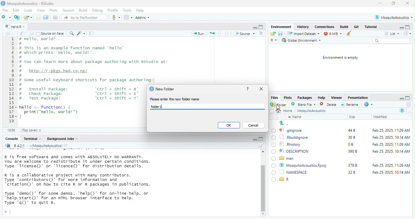 The image size is (415, 219). I want to click on name, so click(295, 117).